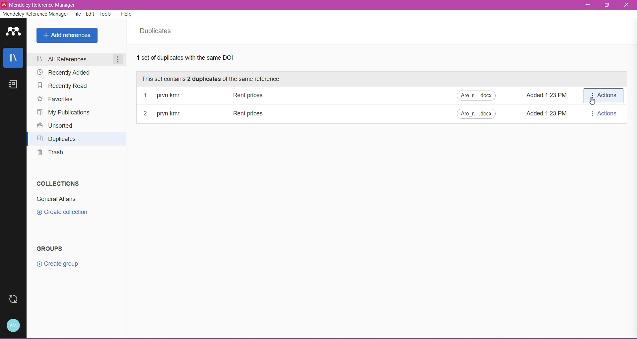  What do you see at coordinates (67, 36) in the screenshot?
I see `Add References` at bounding box center [67, 36].